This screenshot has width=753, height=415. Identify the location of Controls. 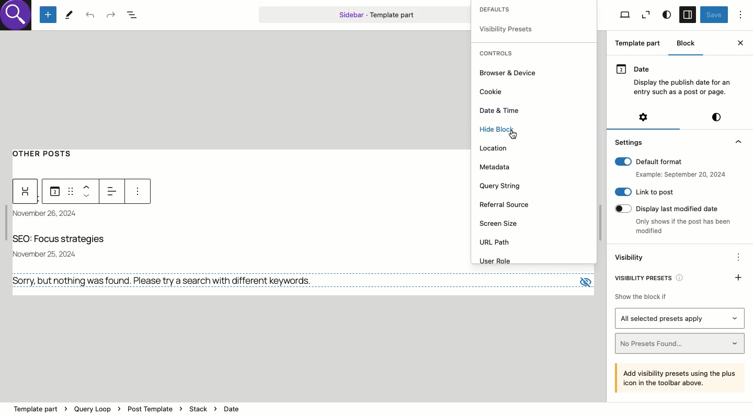
(498, 54).